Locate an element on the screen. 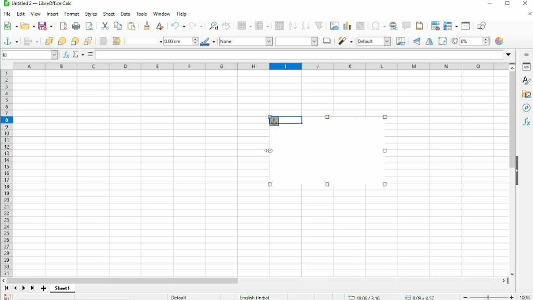  Zoom factor is located at coordinates (524, 296).